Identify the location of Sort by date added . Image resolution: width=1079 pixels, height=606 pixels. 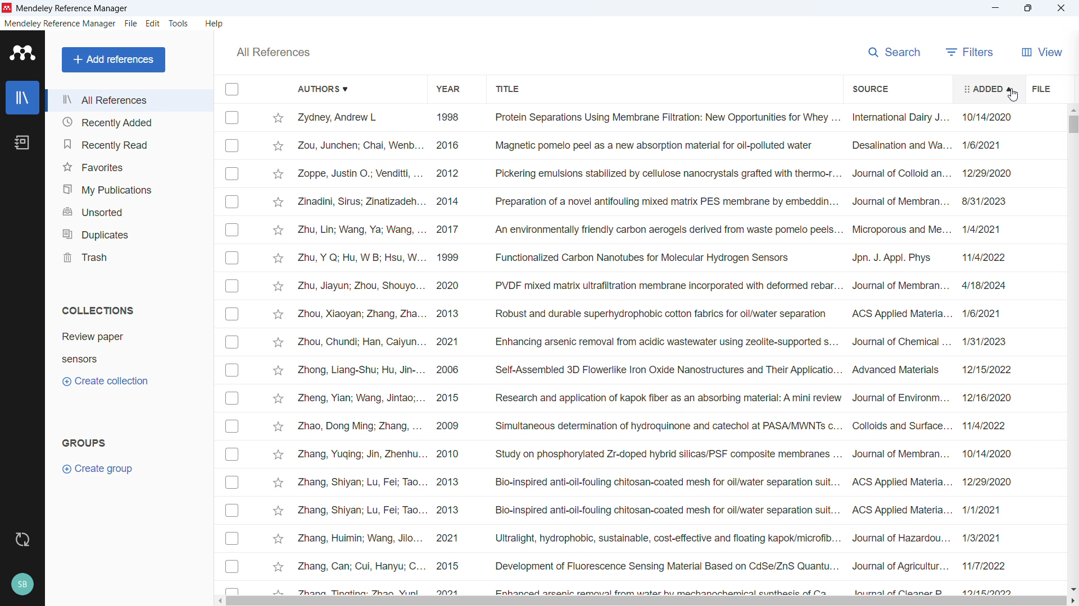
(987, 89).